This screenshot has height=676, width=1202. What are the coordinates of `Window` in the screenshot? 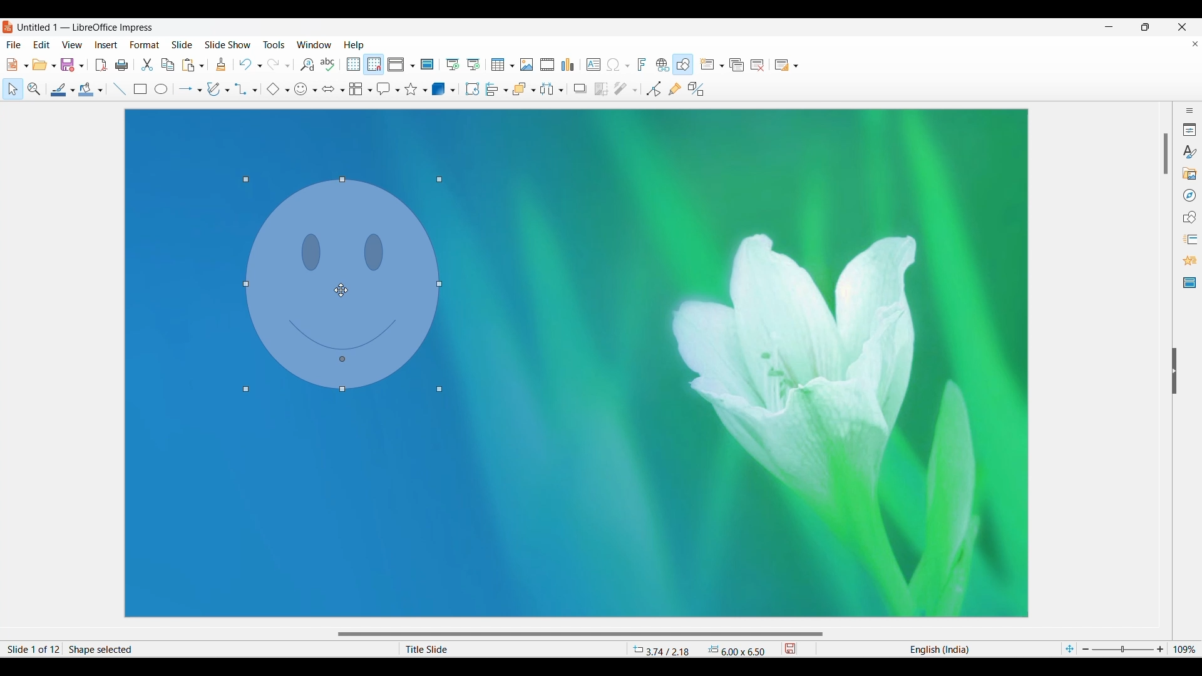 It's located at (314, 44).